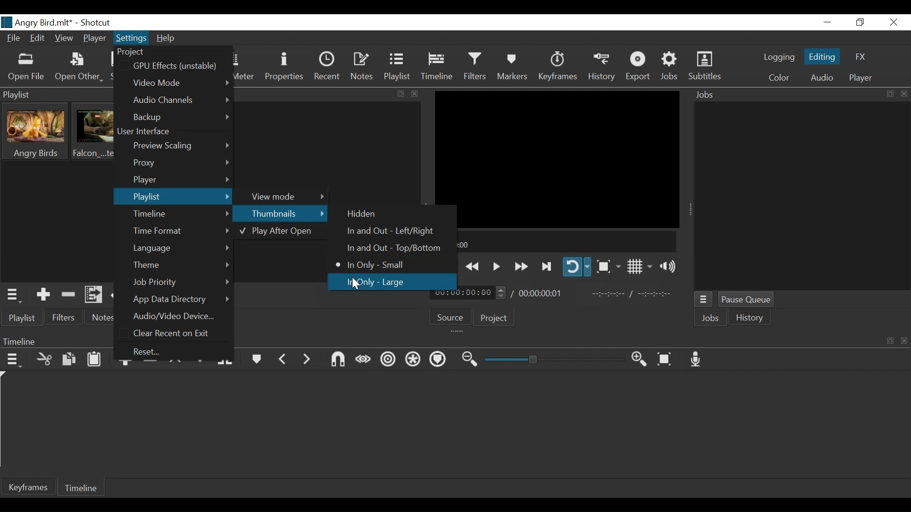 The image size is (911, 512). I want to click on In and Out -Left/Right, so click(388, 232).